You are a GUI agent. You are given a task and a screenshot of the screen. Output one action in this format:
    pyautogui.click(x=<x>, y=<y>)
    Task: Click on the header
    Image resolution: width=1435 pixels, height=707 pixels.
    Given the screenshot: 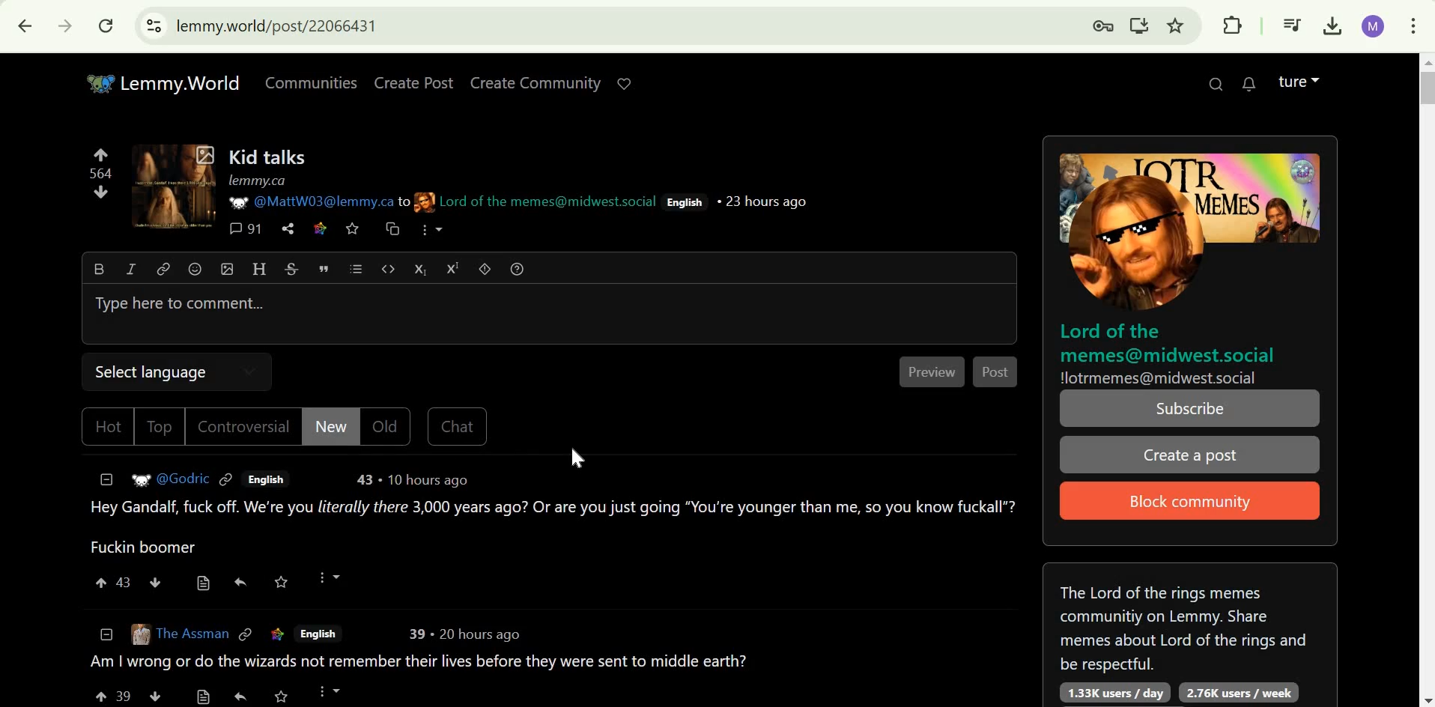 What is the action you would take?
    pyautogui.click(x=258, y=268)
    